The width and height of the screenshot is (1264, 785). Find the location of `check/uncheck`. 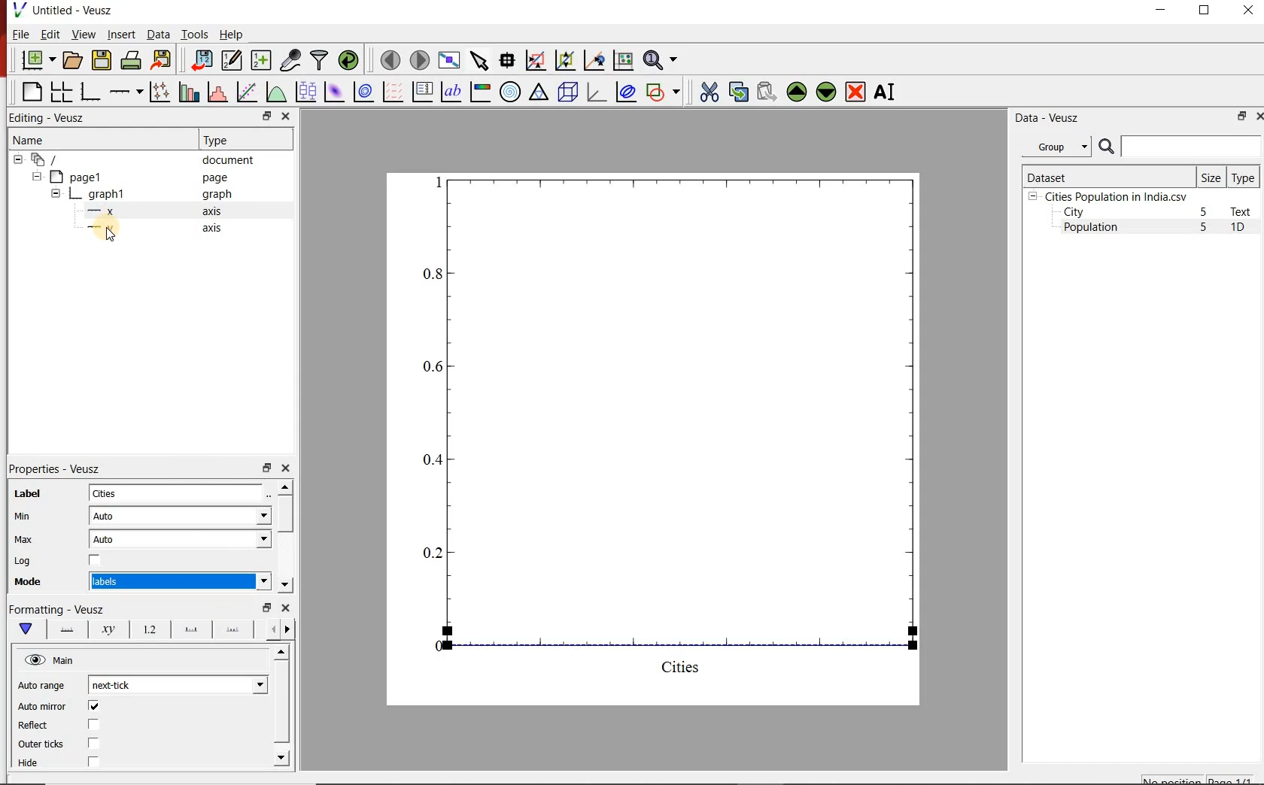

check/uncheck is located at coordinates (94, 724).